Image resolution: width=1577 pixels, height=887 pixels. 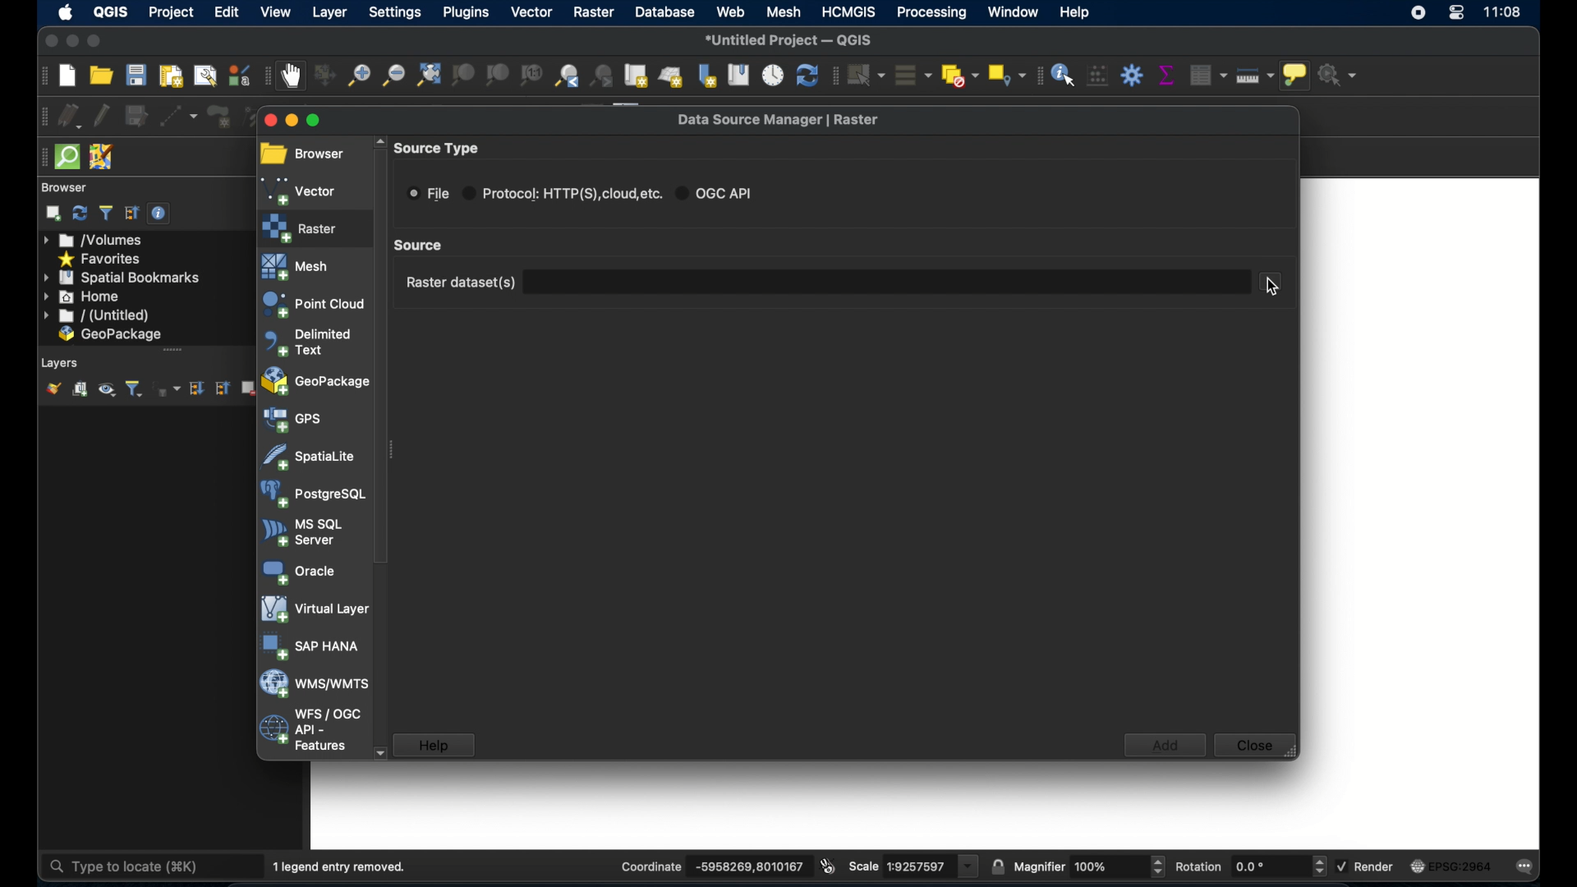 What do you see at coordinates (1340, 865) in the screenshot?
I see `checkbox` at bounding box center [1340, 865].